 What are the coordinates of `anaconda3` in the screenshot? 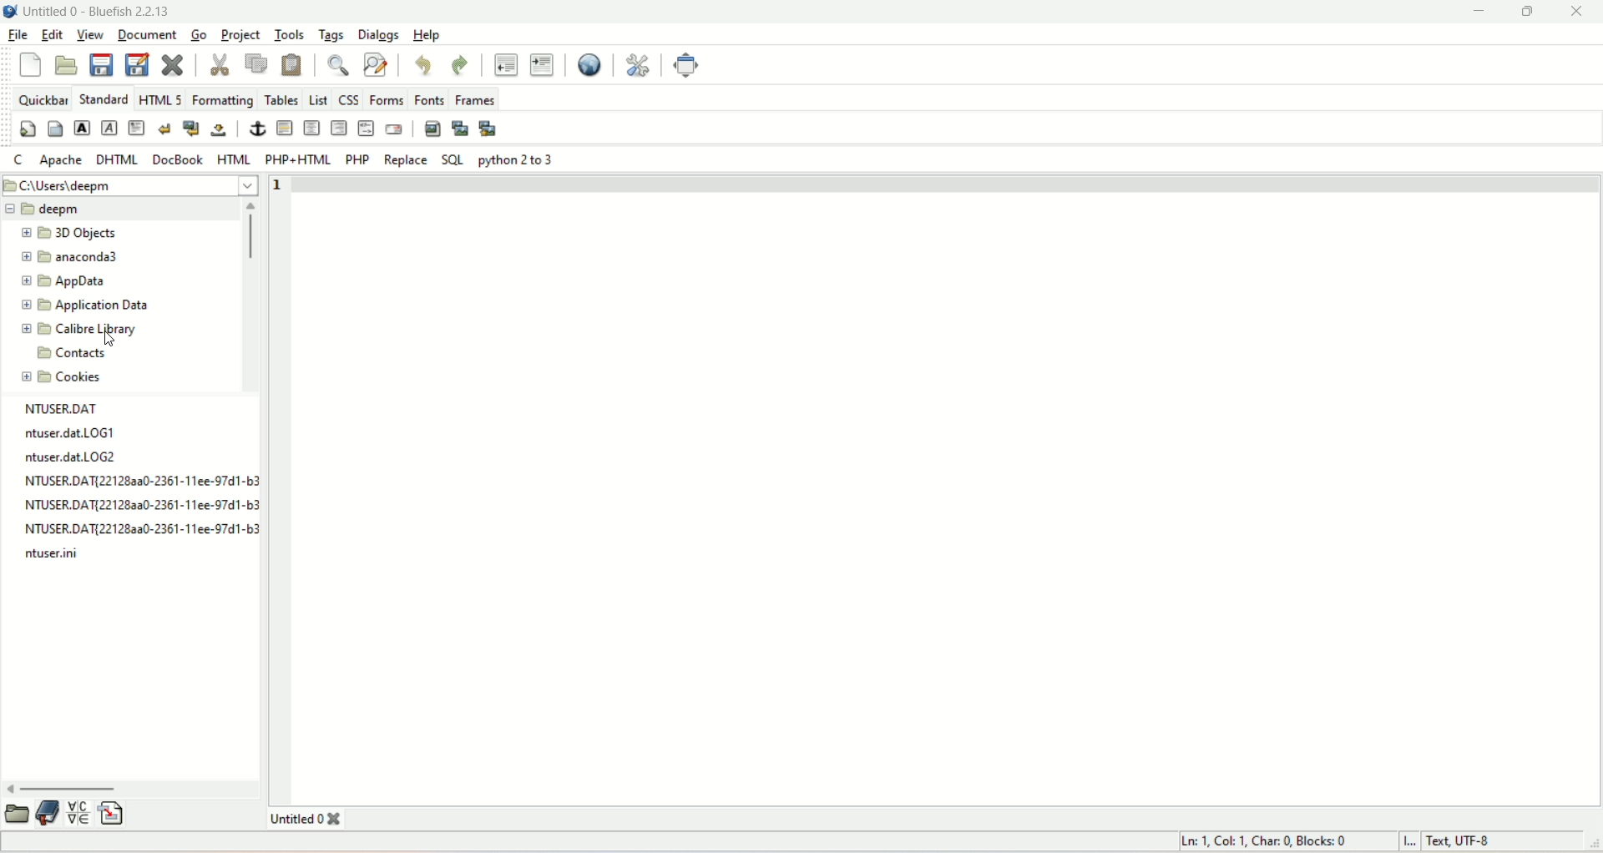 It's located at (68, 256).